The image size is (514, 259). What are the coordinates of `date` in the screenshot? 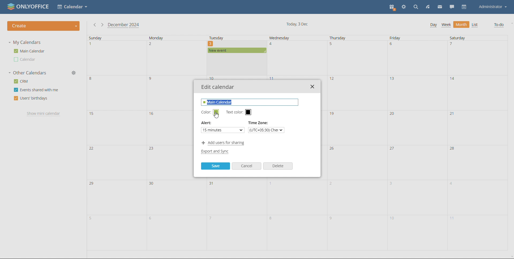 It's located at (116, 58).